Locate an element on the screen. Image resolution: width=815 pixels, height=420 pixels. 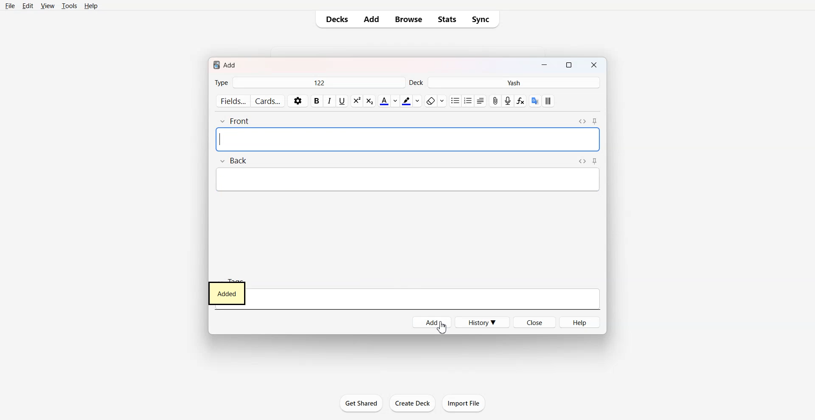
Text is located at coordinates (239, 179).